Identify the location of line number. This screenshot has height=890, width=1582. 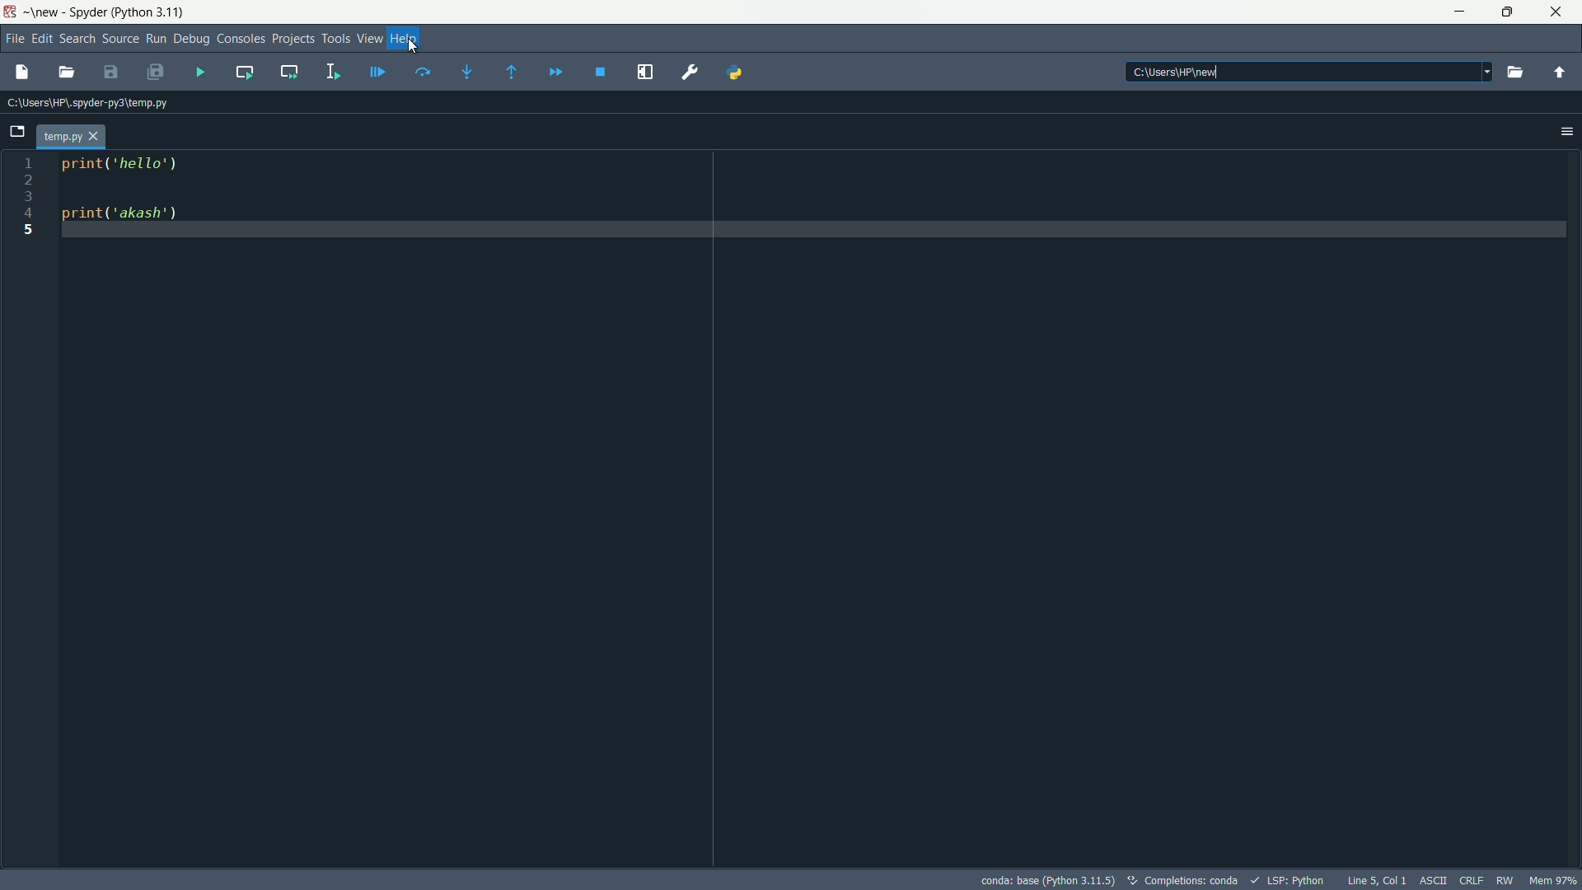
(25, 197).